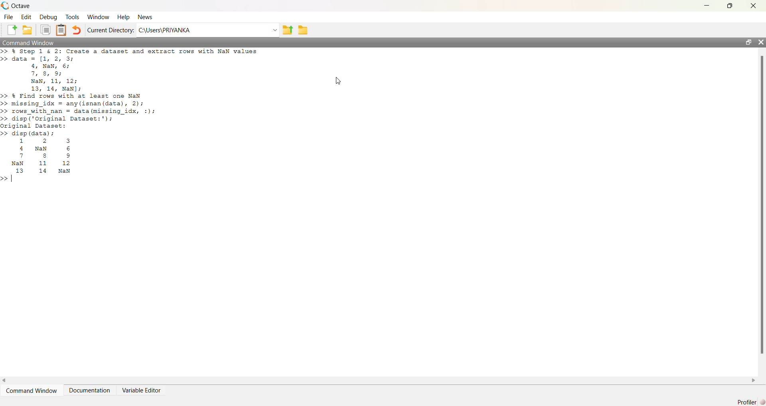  What do you see at coordinates (274, 30) in the screenshot?
I see `dropdown` at bounding box center [274, 30].